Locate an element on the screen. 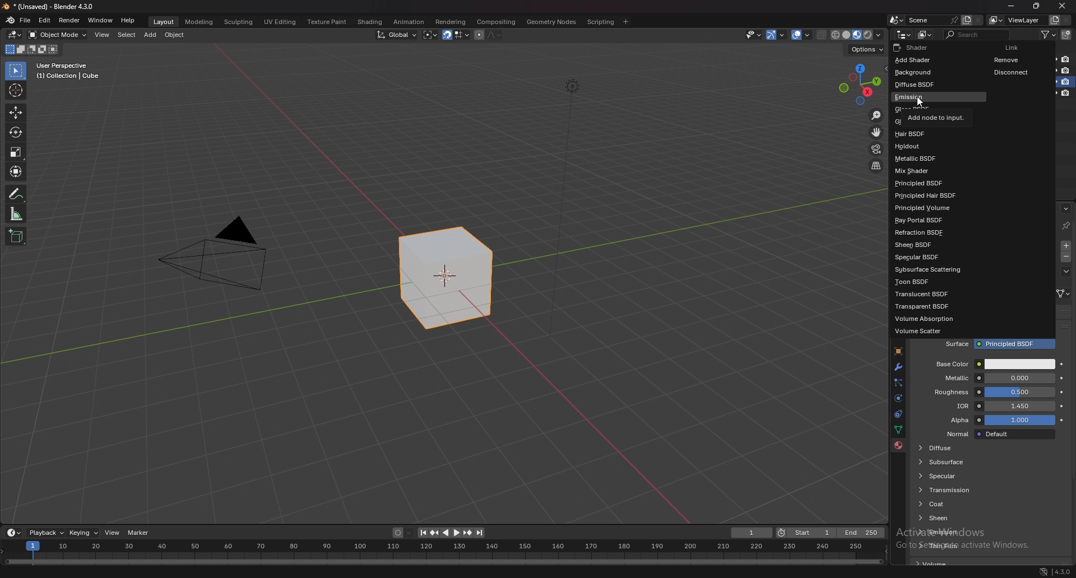 The image size is (1076, 578). view is located at coordinates (113, 533).